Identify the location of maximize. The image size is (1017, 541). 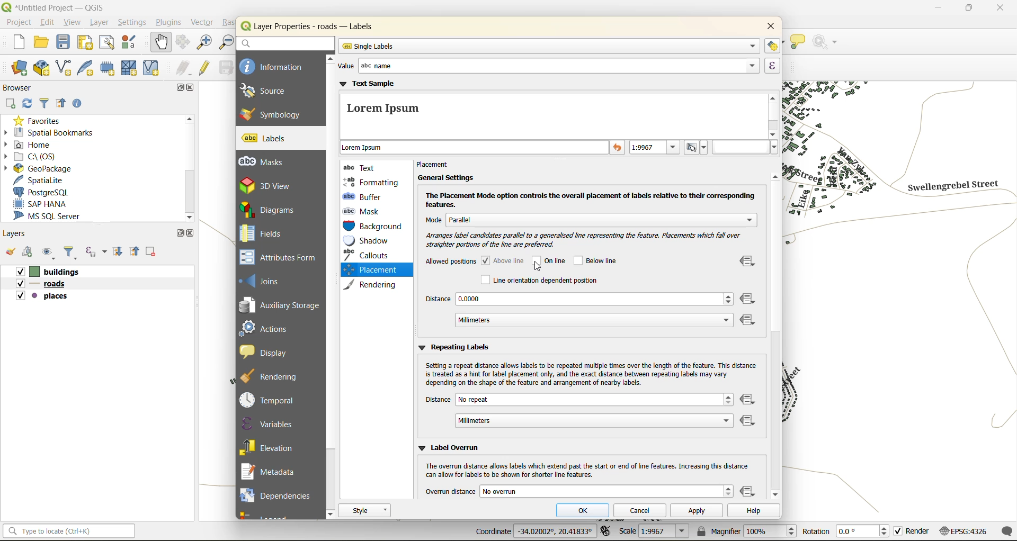
(179, 233).